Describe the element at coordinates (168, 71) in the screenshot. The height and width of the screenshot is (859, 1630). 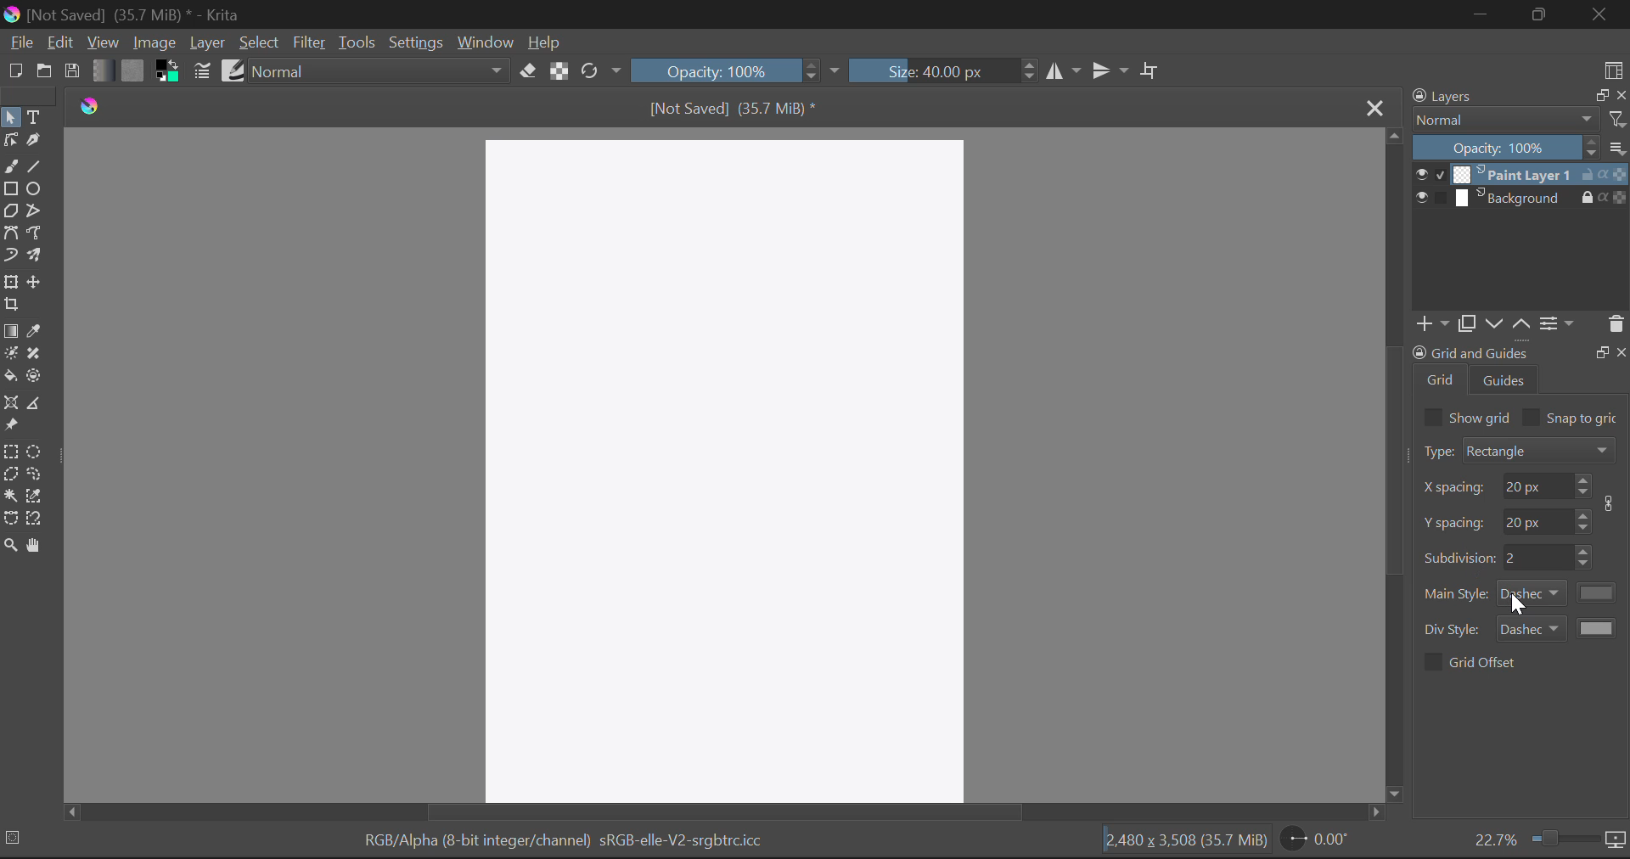
I see `Colors in use` at that location.